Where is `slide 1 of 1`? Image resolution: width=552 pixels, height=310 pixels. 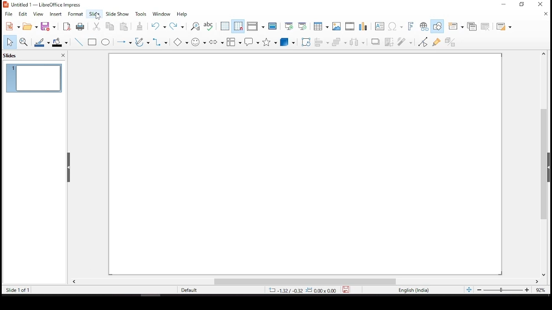
slide 1 of 1 is located at coordinates (19, 290).